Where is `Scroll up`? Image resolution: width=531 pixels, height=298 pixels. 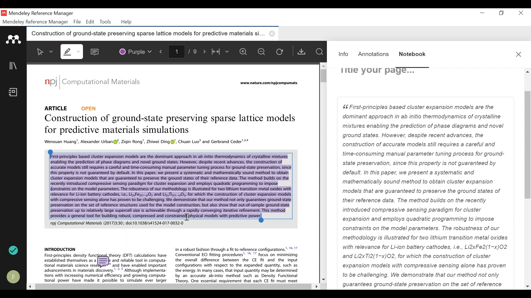 Scroll up is located at coordinates (323, 66).